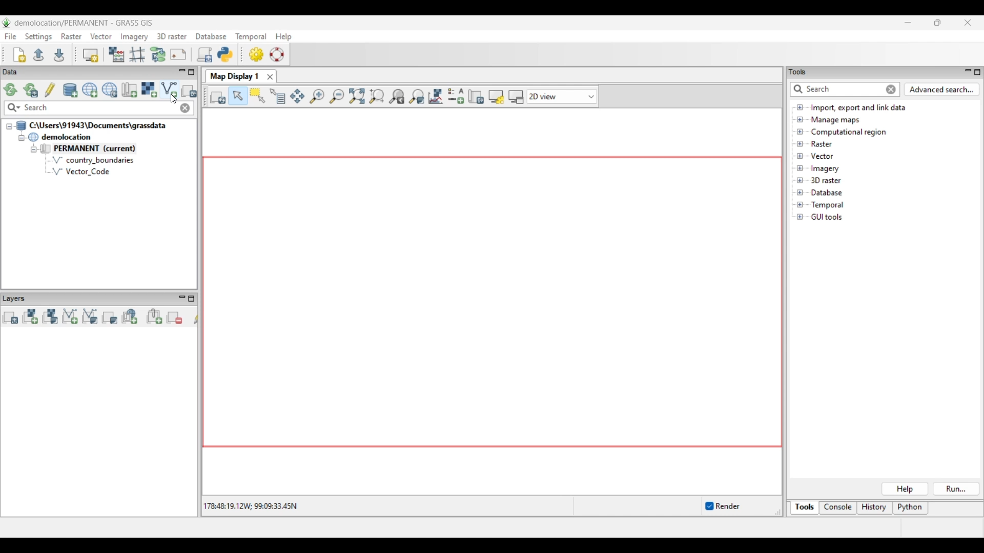 The height and width of the screenshot is (553, 984). What do you see at coordinates (476, 96) in the screenshot?
I see `Save display to file` at bounding box center [476, 96].